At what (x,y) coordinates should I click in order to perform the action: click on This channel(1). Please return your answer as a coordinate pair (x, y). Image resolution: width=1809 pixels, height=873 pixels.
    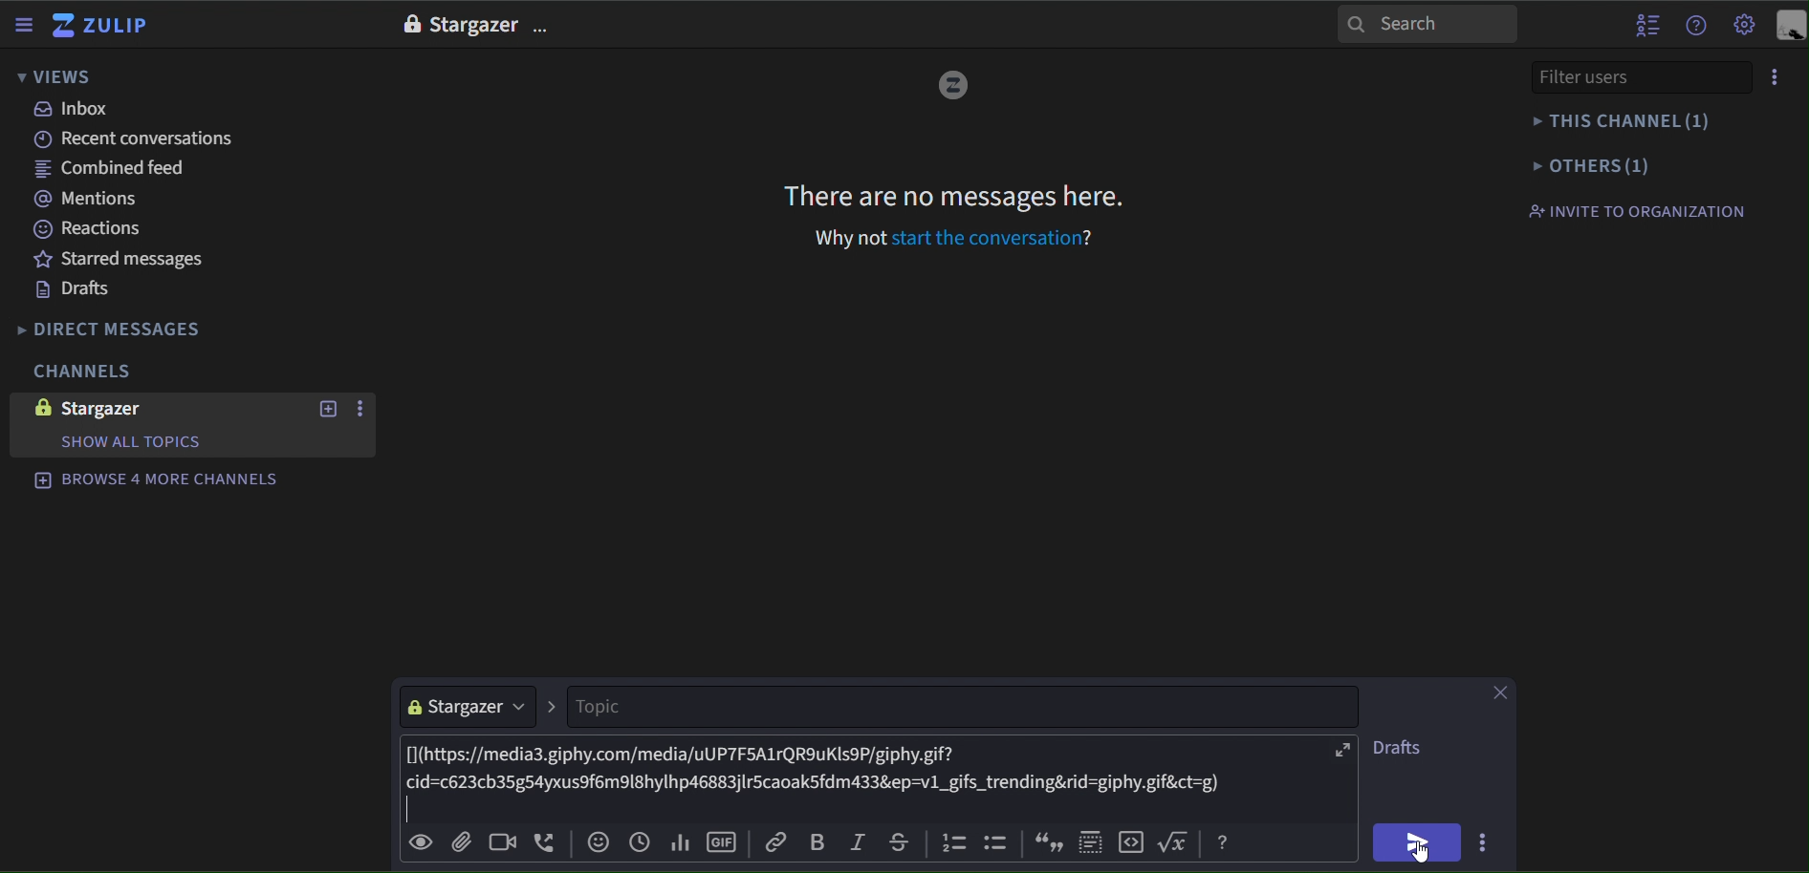
    Looking at the image, I should click on (1629, 121).